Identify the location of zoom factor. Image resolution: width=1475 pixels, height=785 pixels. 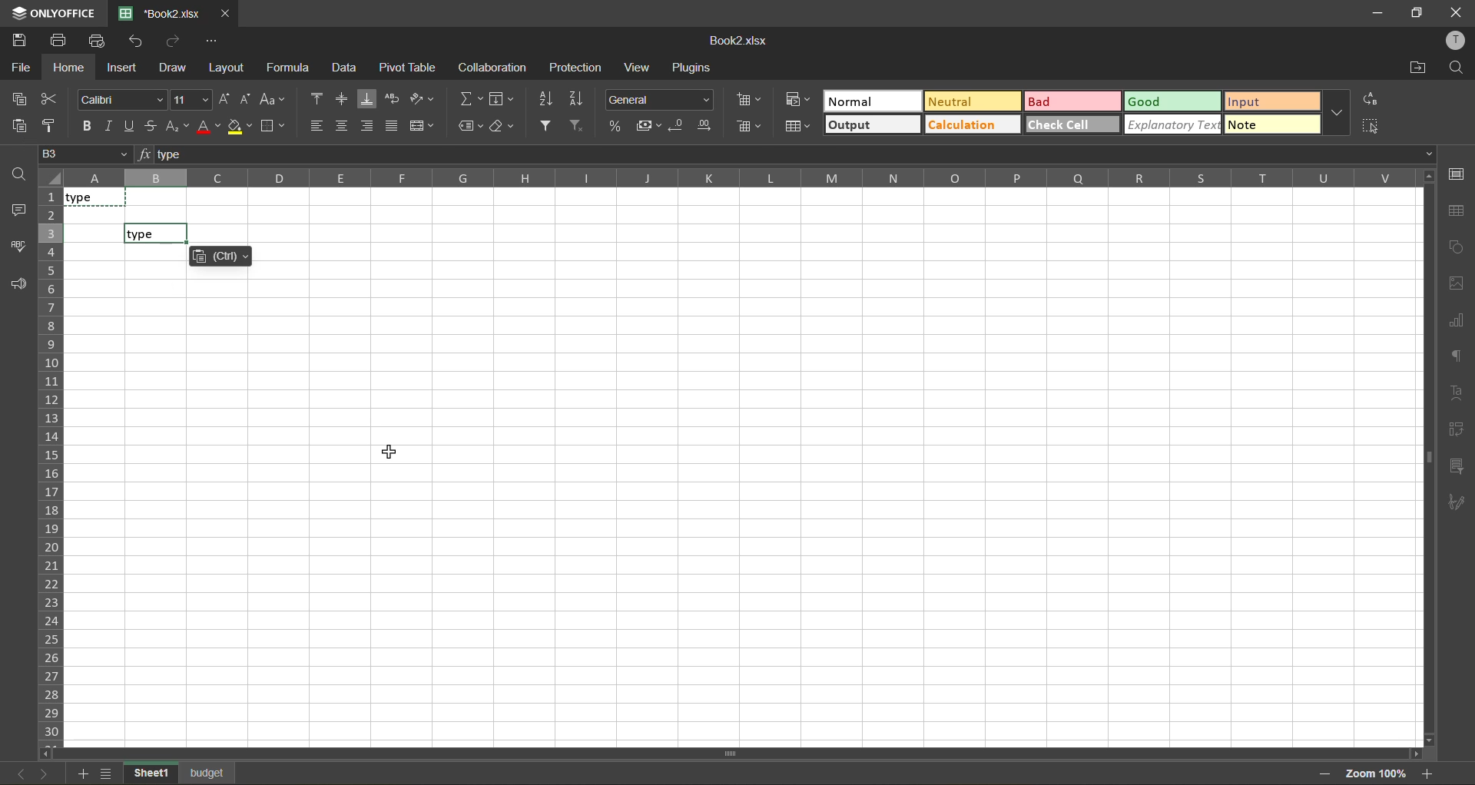
(1377, 772).